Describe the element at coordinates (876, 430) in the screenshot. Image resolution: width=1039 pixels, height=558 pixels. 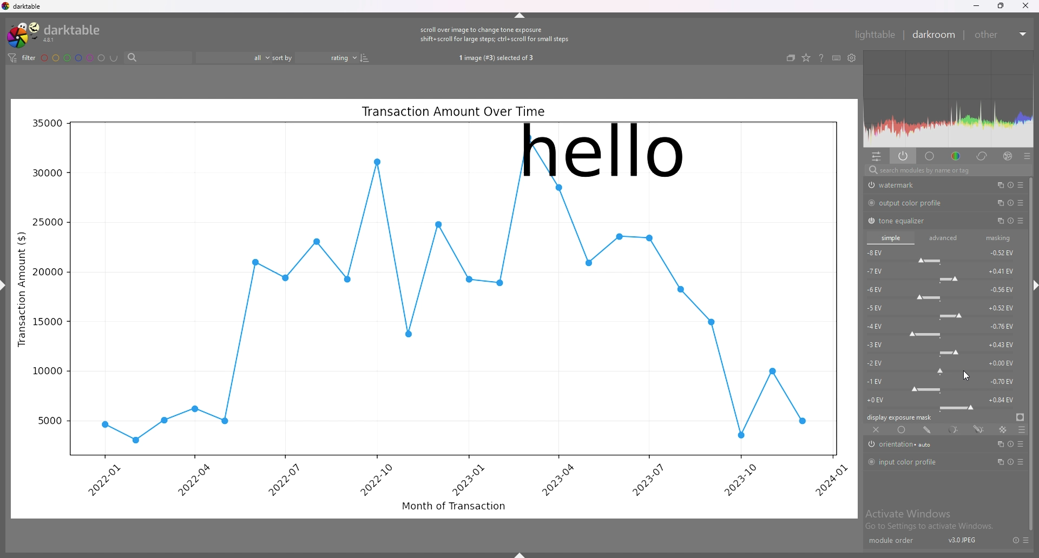
I see `off` at that location.